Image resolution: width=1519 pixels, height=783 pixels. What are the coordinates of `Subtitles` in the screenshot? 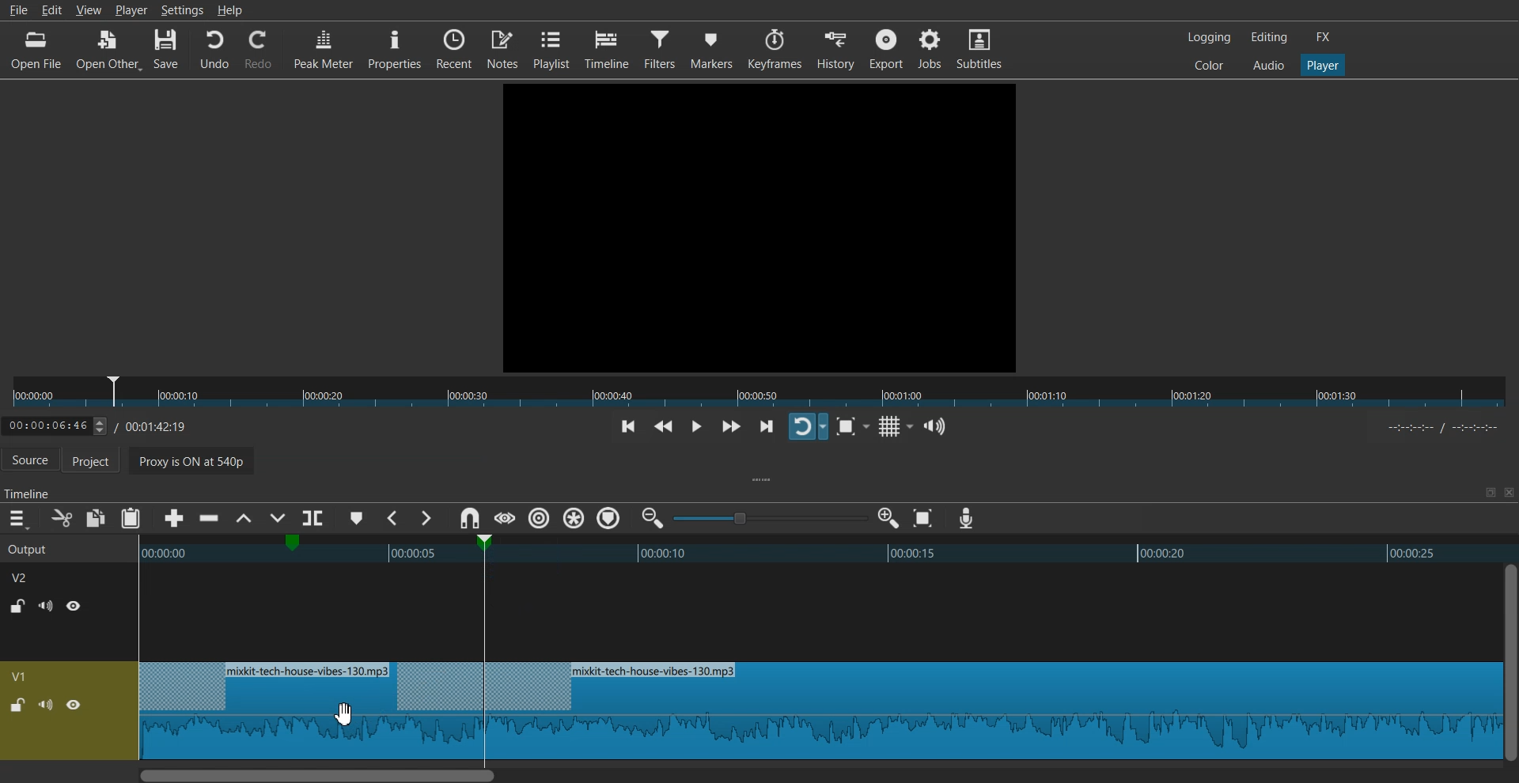 It's located at (979, 47).